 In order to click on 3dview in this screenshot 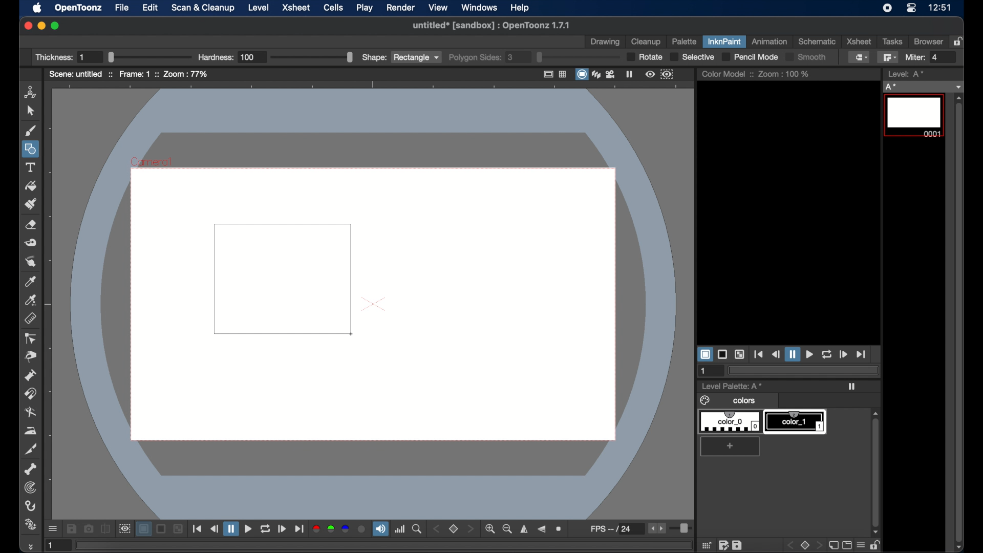, I will do `click(597, 75)`.